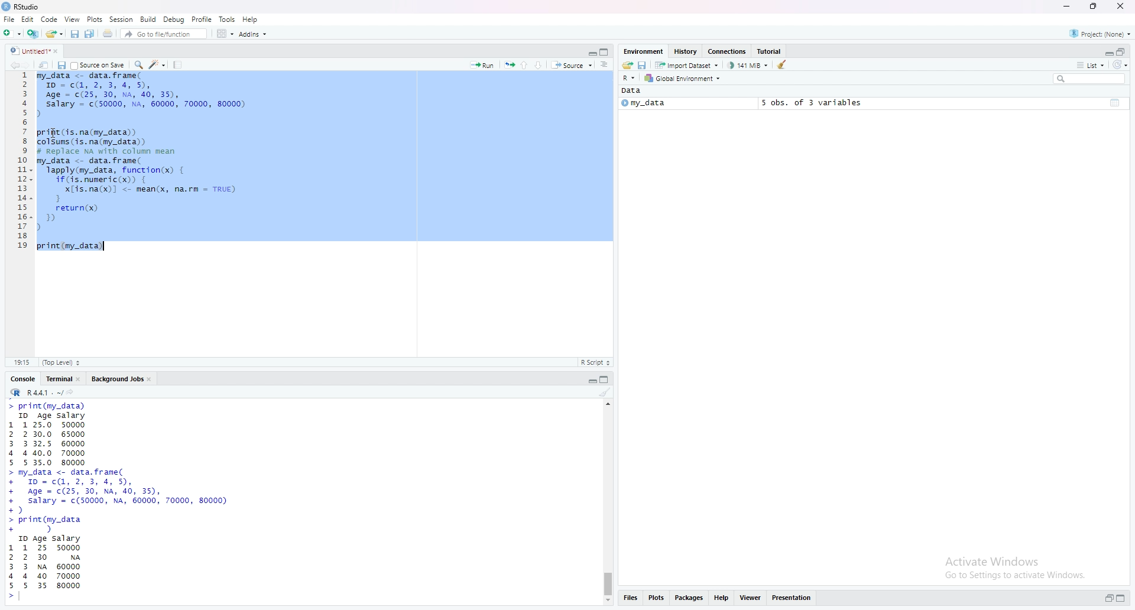  What do you see at coordinates (12, 65) in the screenshot?
I see `go back` at bounding box center [12, 65].